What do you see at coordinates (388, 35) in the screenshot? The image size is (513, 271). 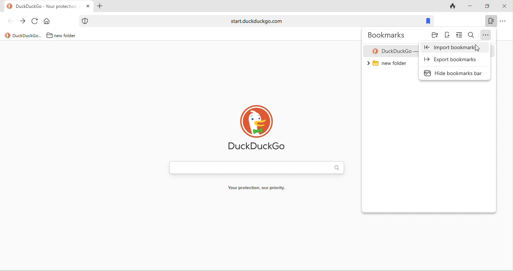 I see `bookmarks` at bounding box center [388, 35].